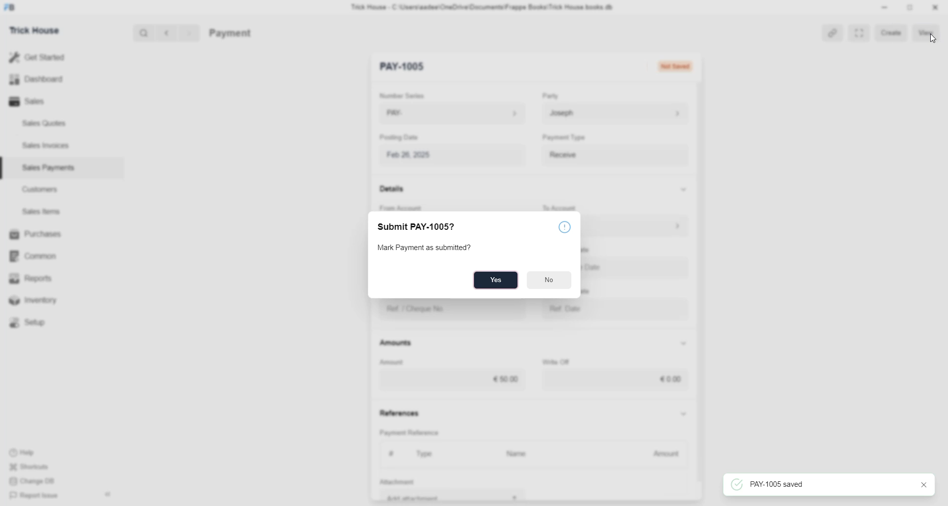  What do you see at coordinates (451, 380) in the screenshot?
I see `€50.00` at bounding box center [451, 380].